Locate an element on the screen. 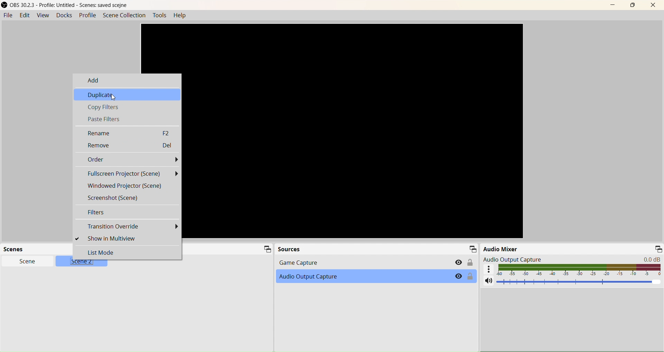 The height and width of the screenshot is (352, 664). Profile is located at coordinates (87, 15).